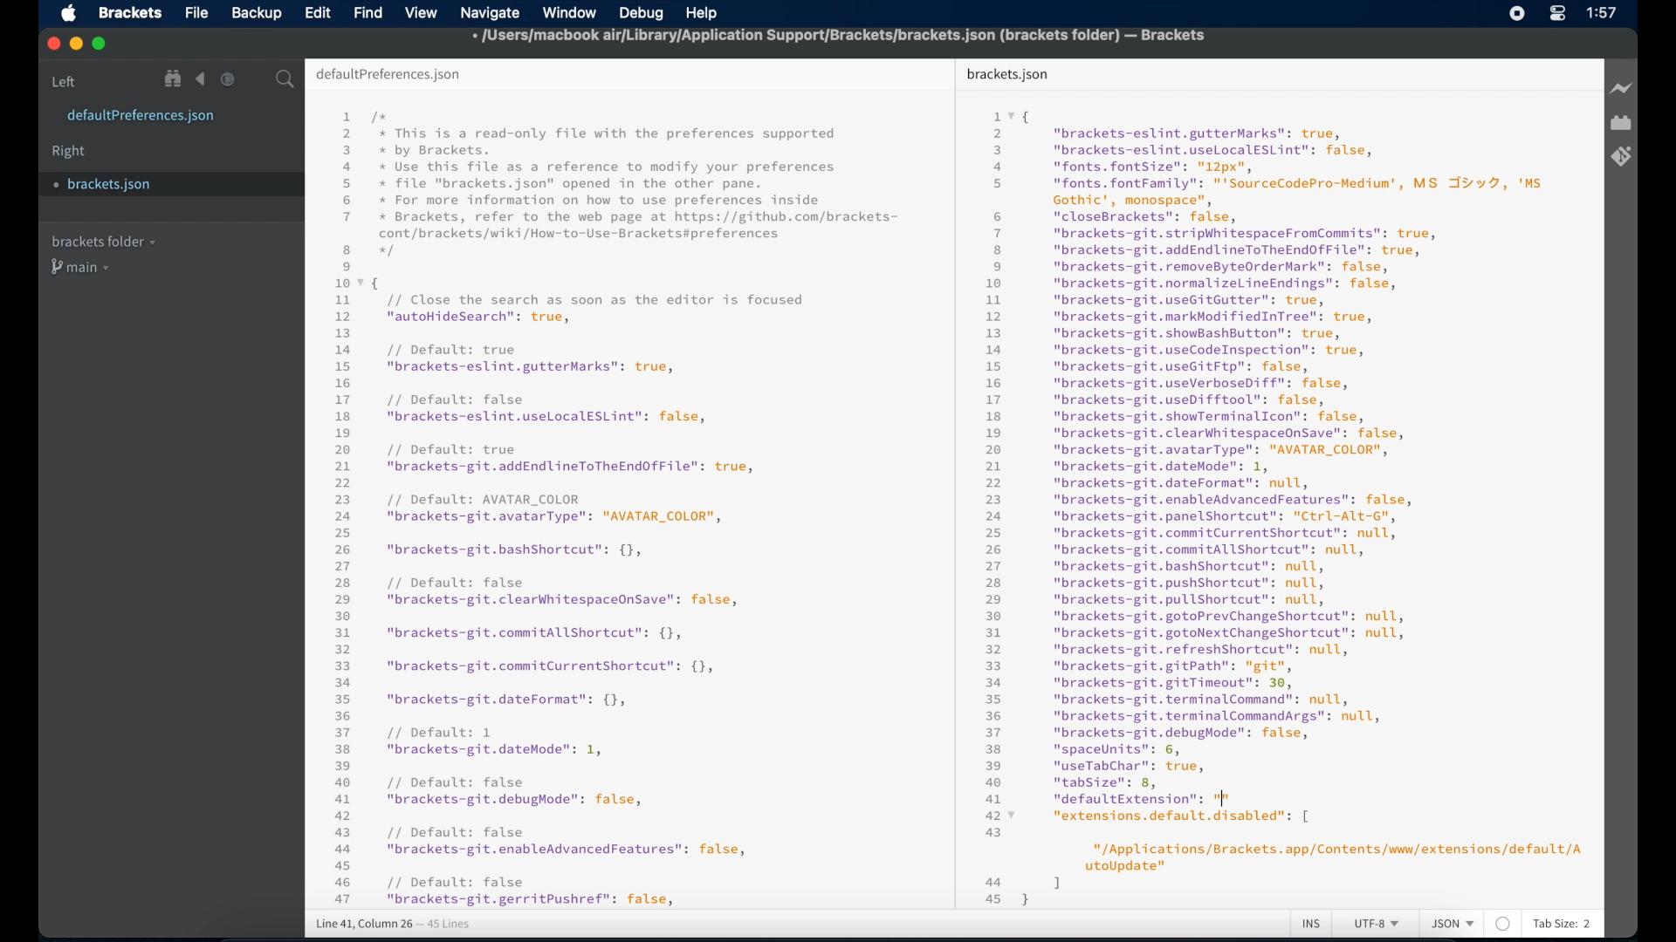 This screenshot has height=942, width=1676. What do you see at coordinates (151, 184) in the screenshot?
I see `brackets.json` at bounding box center [151, 184].